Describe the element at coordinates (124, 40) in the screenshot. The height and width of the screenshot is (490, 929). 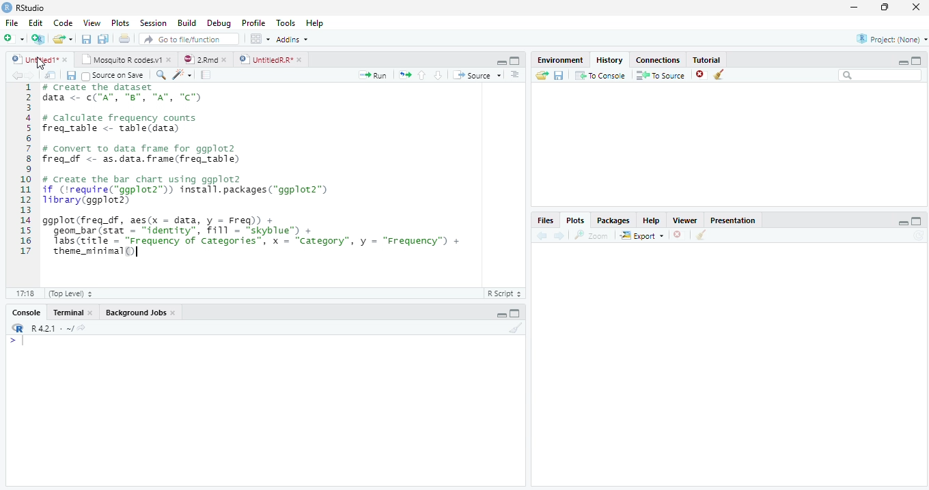
I see `Print` at that location.